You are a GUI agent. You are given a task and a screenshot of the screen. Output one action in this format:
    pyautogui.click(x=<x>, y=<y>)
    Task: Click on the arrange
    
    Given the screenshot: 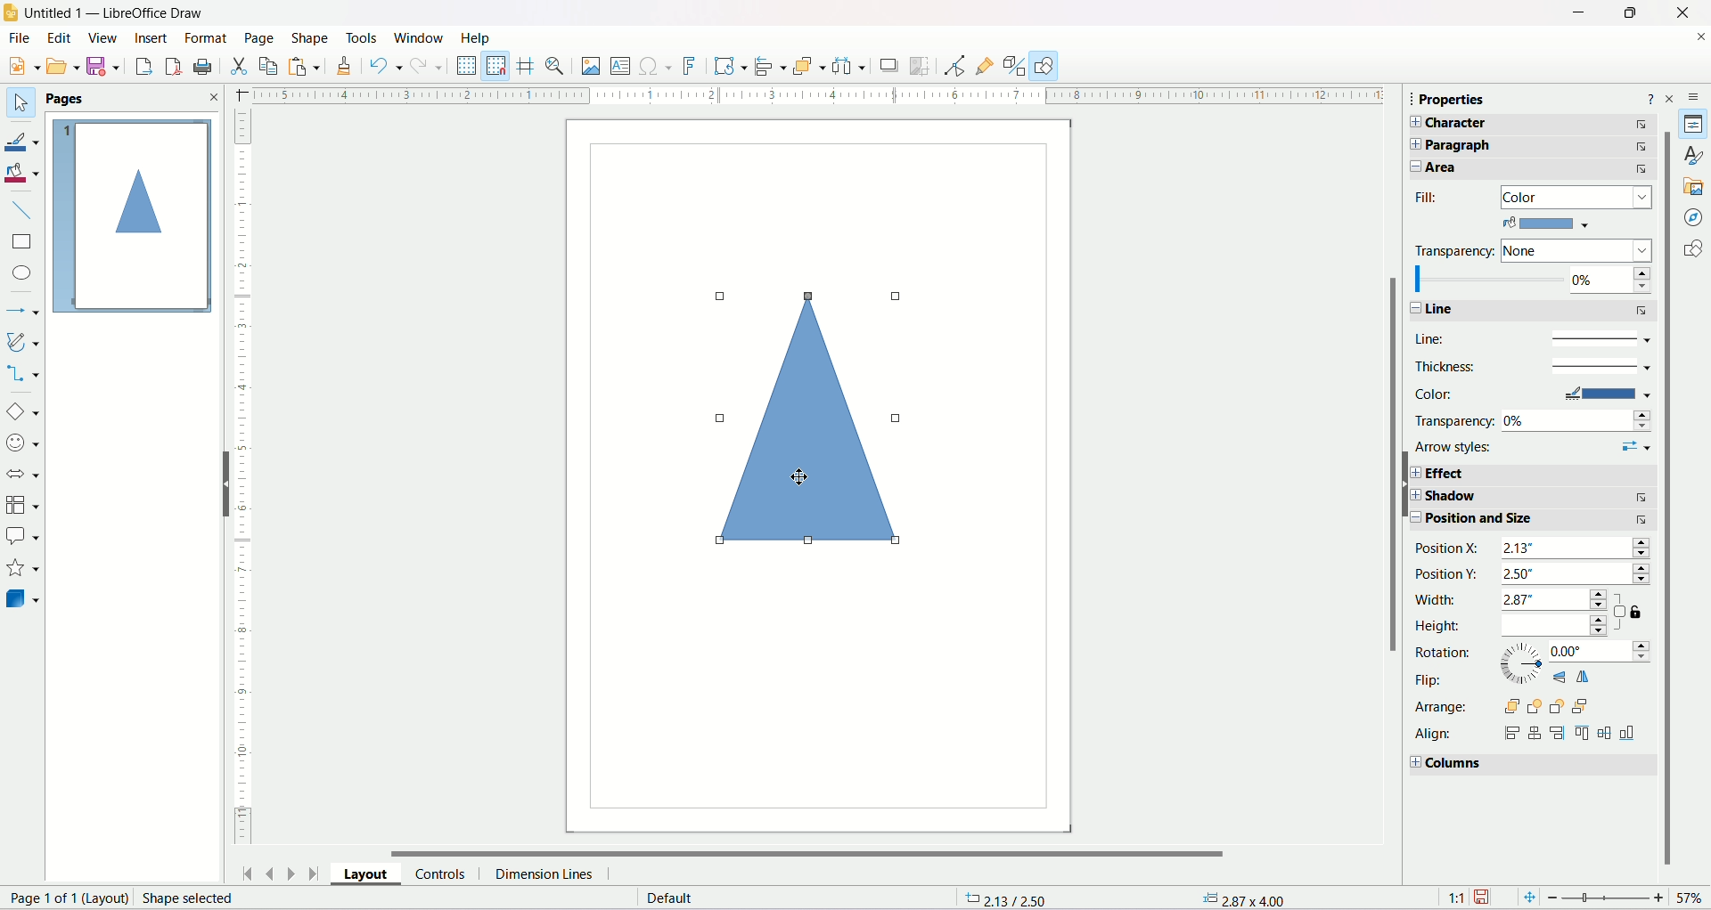 What is the action you would take?
    pyautogui.click(x=1506, y=709)
    